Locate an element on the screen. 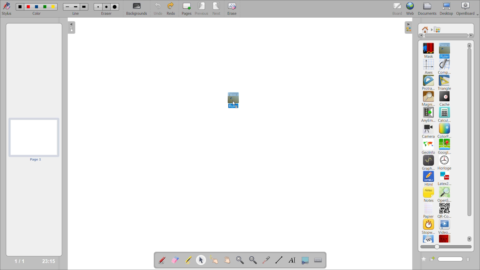 The image size is (480, 270). eraser 2 is located at coordinates (106, 7).